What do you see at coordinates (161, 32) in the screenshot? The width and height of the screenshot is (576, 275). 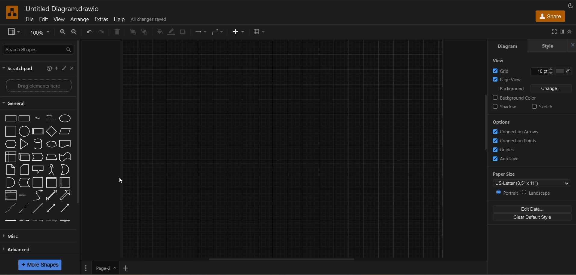 I see `fill color` at bounding box center [161, 32].